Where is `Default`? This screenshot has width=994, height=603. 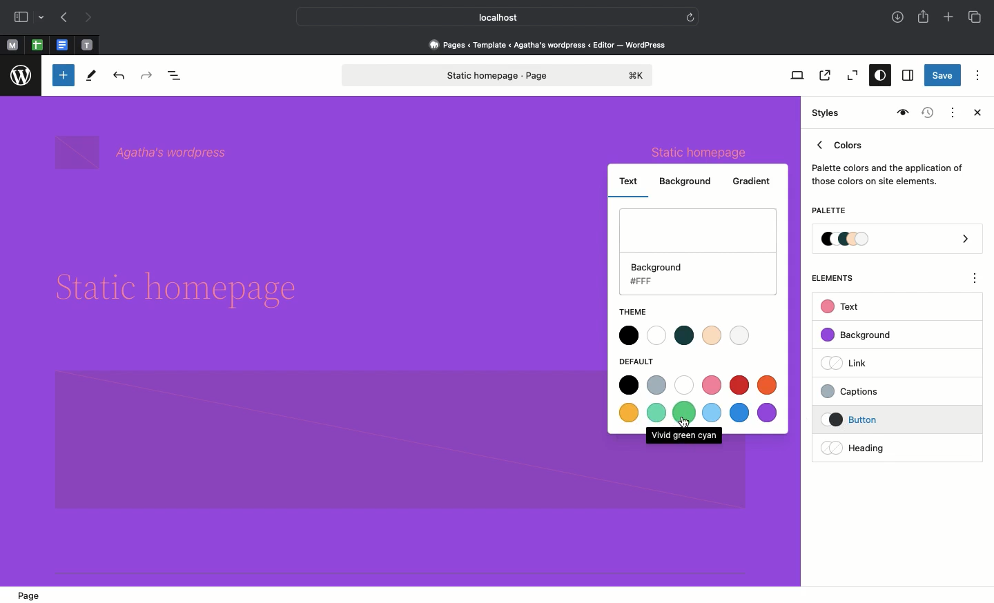 Default is located at coordinates (641, 361).